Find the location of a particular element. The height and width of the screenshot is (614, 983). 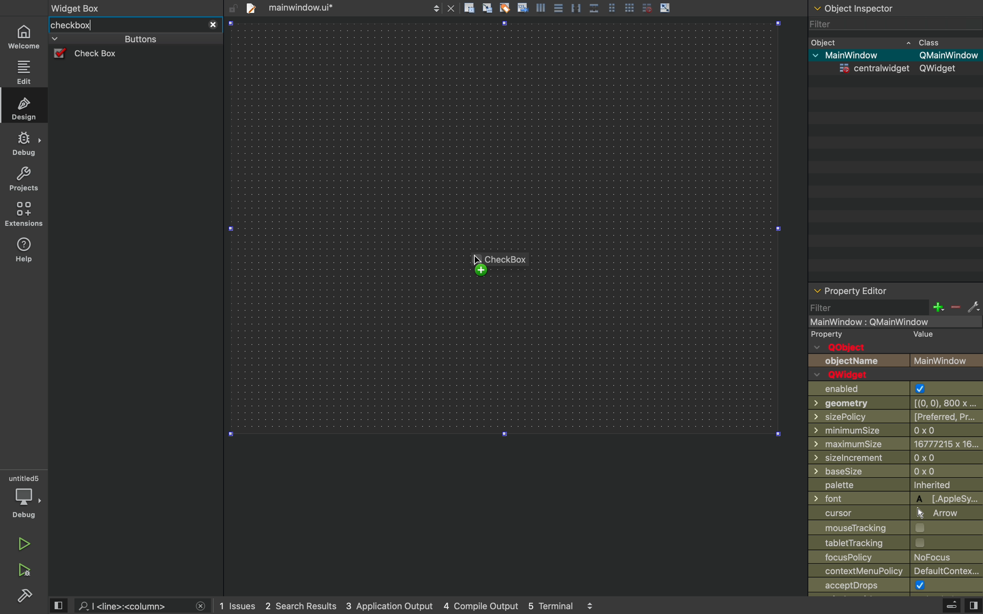

distribute vertically is located at coordinates (594, 8).